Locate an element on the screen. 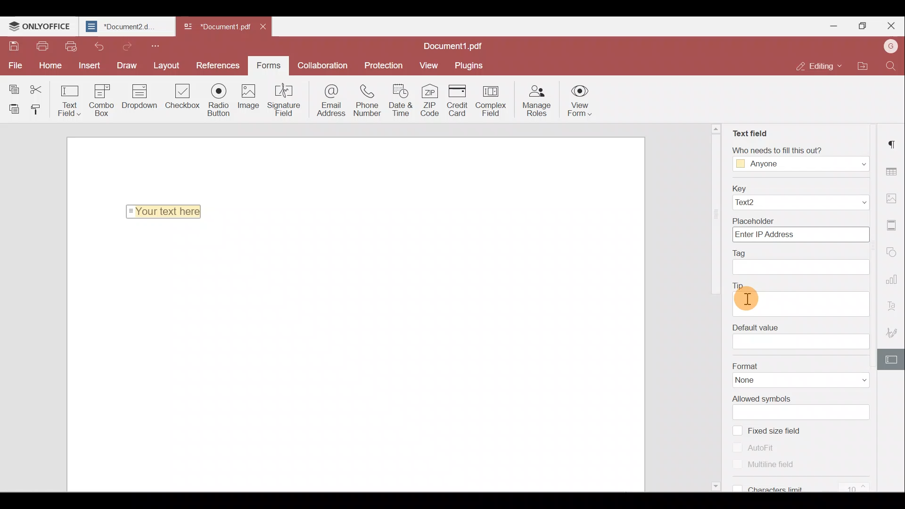 The width and height of the screenshot is (905, 509). Dropdown is located at coordinates (845, 203).